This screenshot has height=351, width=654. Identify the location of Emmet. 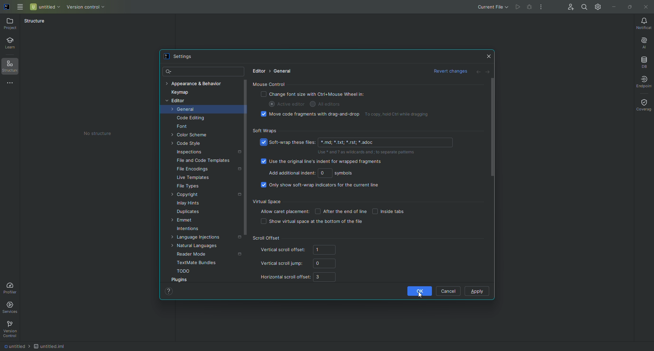
(183, 221).